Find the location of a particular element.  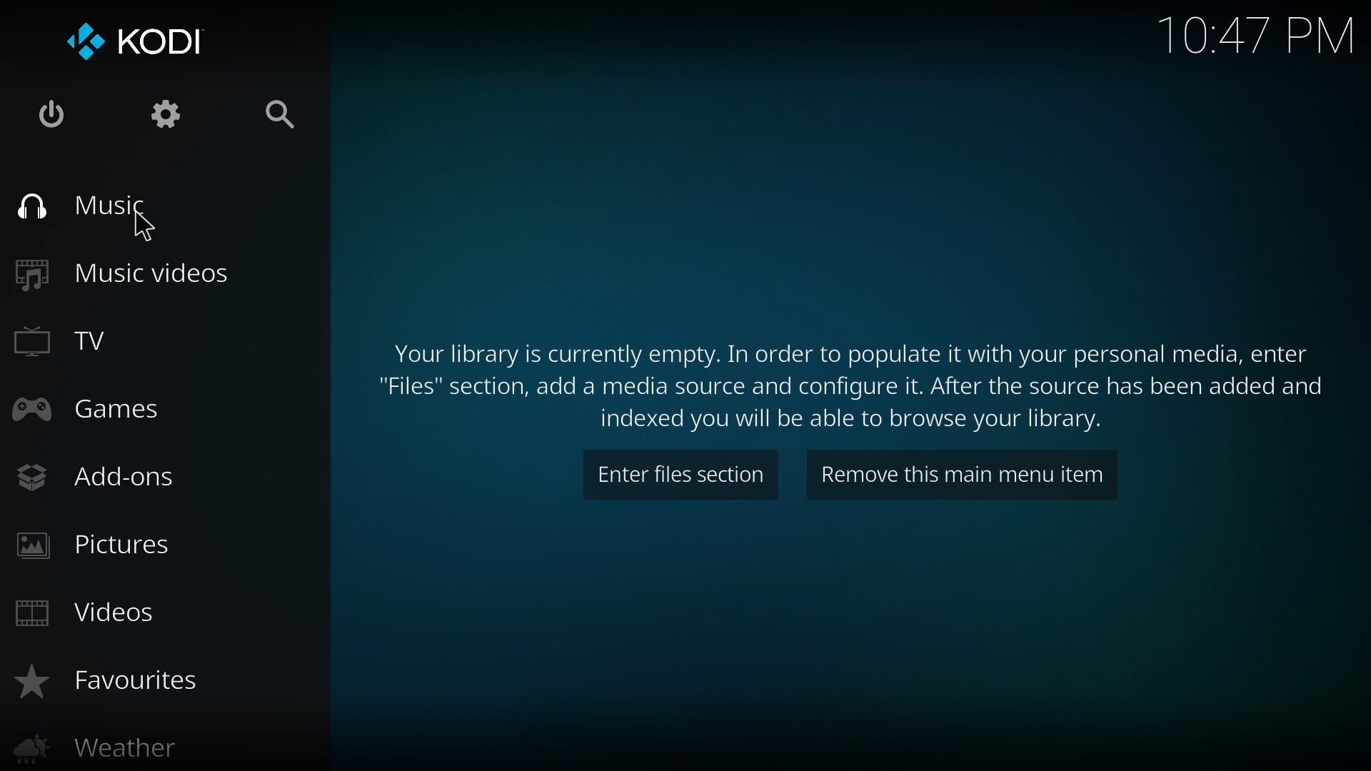

pictures is located at coordinates (127, 548).